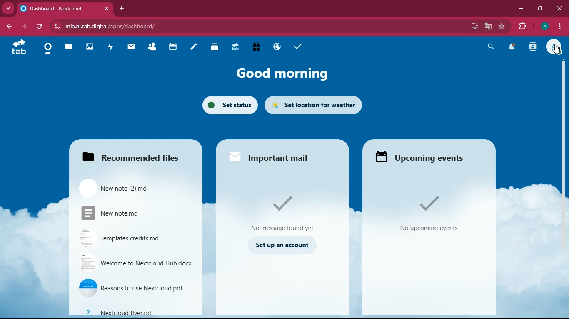 This screenshot has width=569, height=319. What do you see at coordinates (127, 237) in the screenshot?
I see `file` at bounding box center [127, 237].